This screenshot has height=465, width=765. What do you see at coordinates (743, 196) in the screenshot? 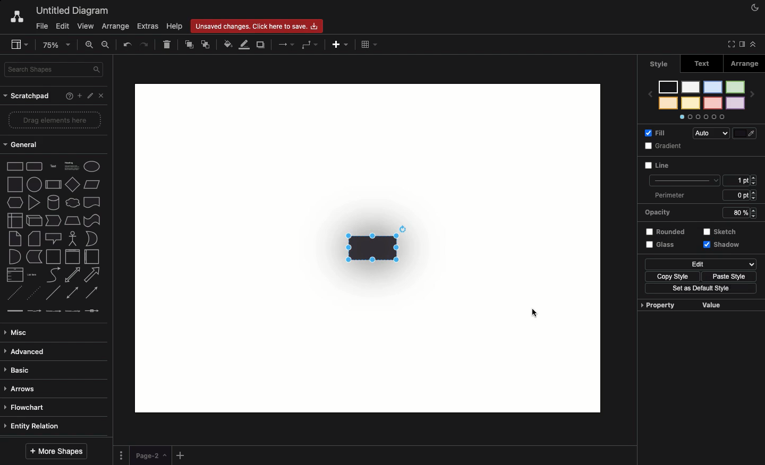
I see `6 ppt` at bounding box center [743, 196].